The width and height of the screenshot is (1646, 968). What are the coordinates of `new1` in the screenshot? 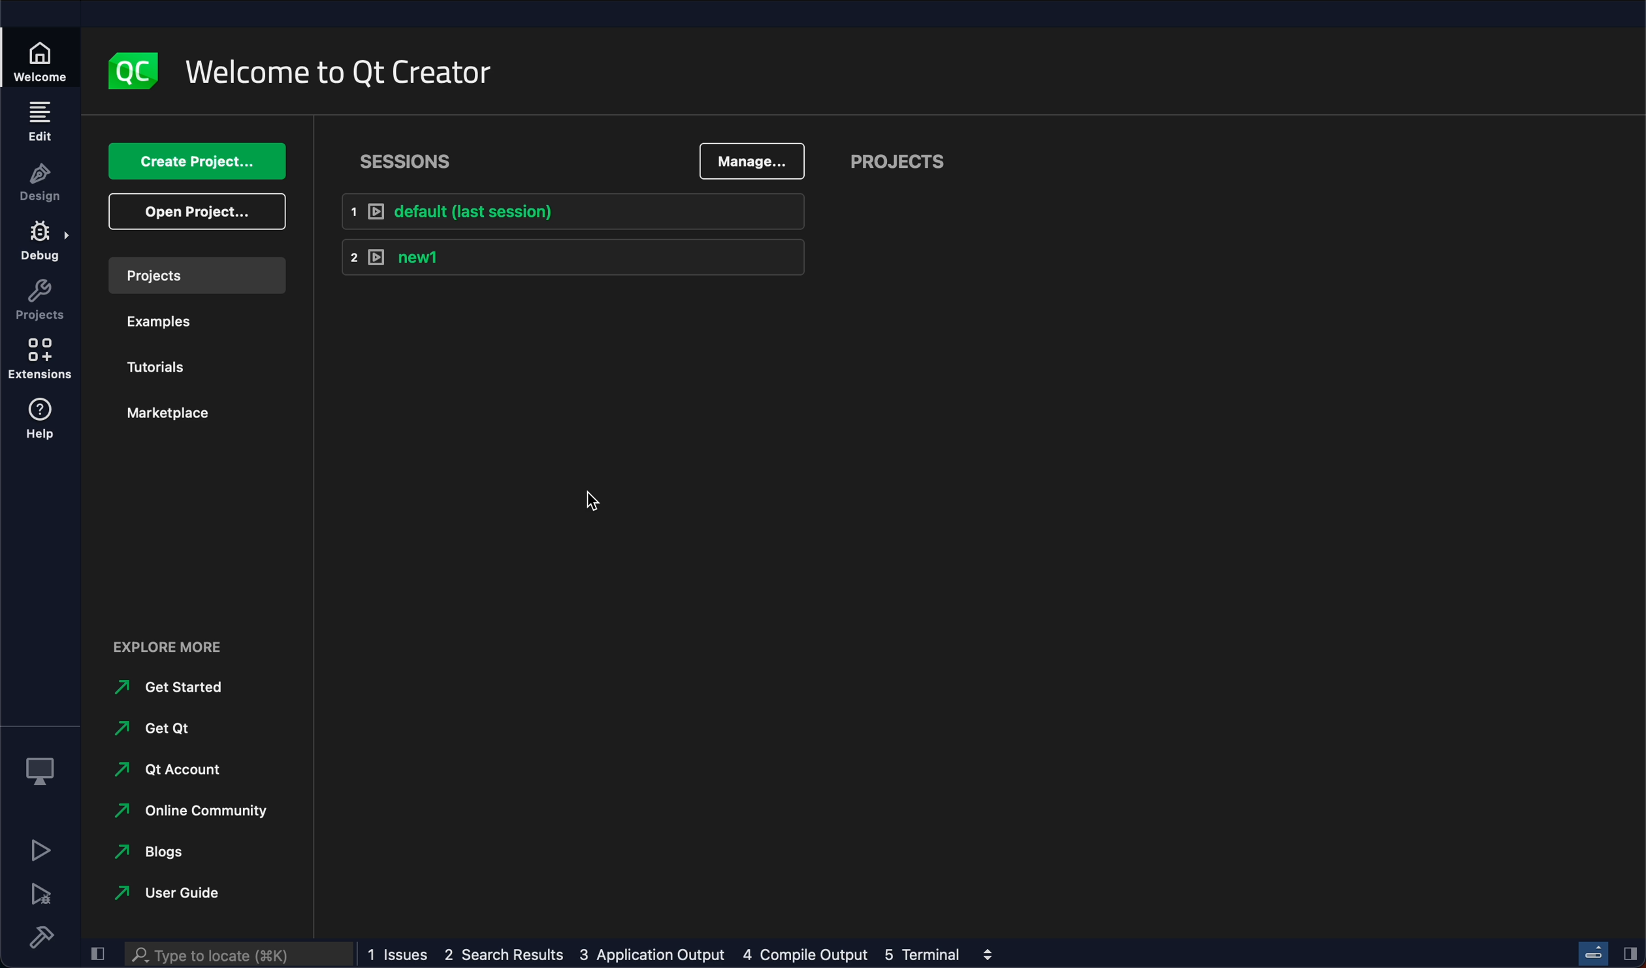 It's located at (570, 259).